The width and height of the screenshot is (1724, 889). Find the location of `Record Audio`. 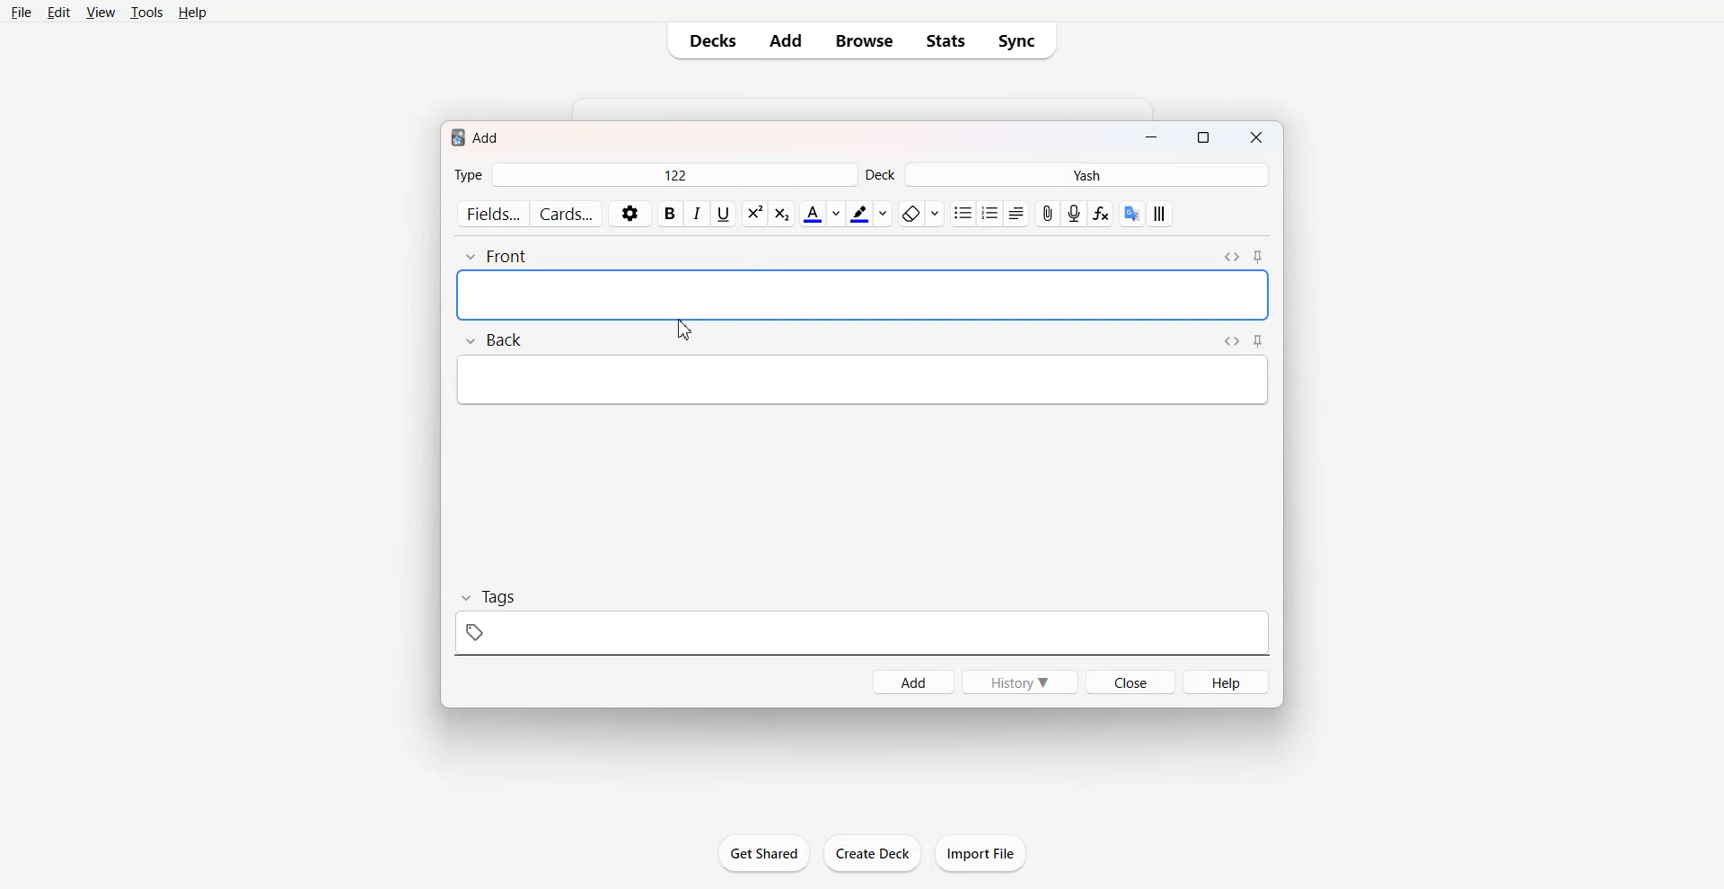

Record Audio is located at coordinates (1074, 214).